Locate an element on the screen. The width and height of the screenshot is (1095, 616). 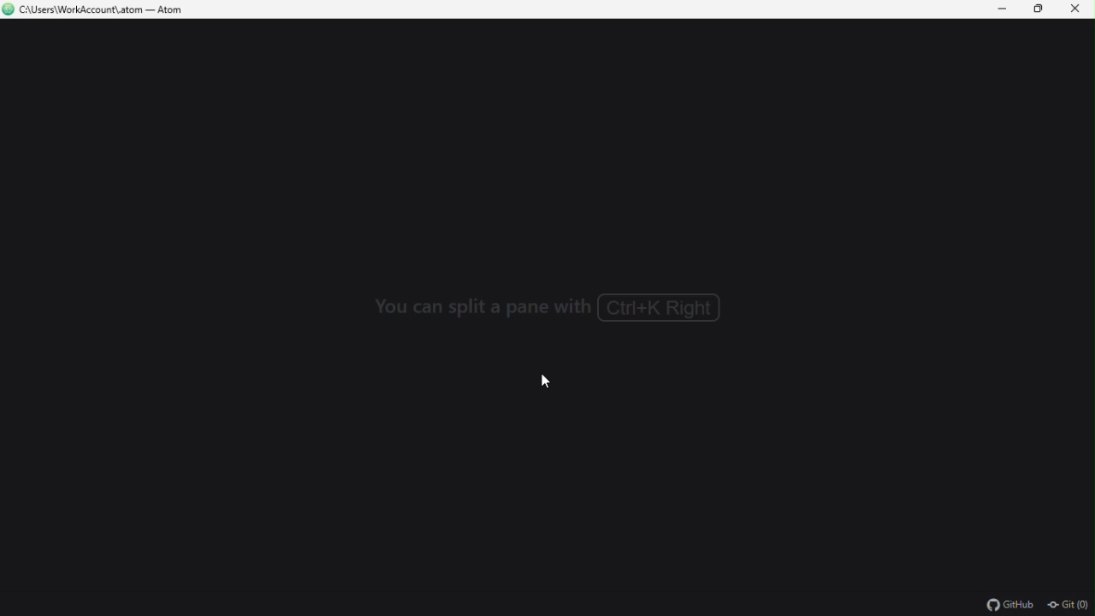
Git is located at coordinates (1068, 604).